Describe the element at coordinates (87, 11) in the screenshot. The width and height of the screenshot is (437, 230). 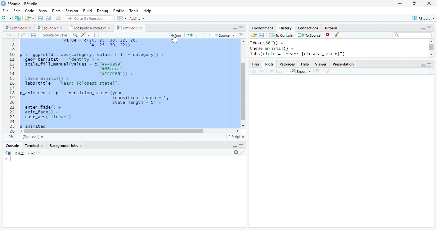
I see `Build` at that location.